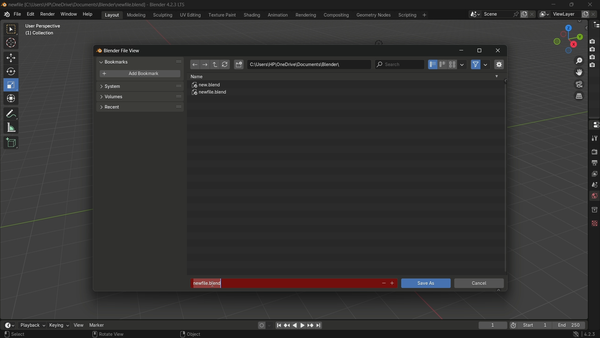  Describe the element at coordinates (544, 14) in the screenshot. I see `view layer` at that location.